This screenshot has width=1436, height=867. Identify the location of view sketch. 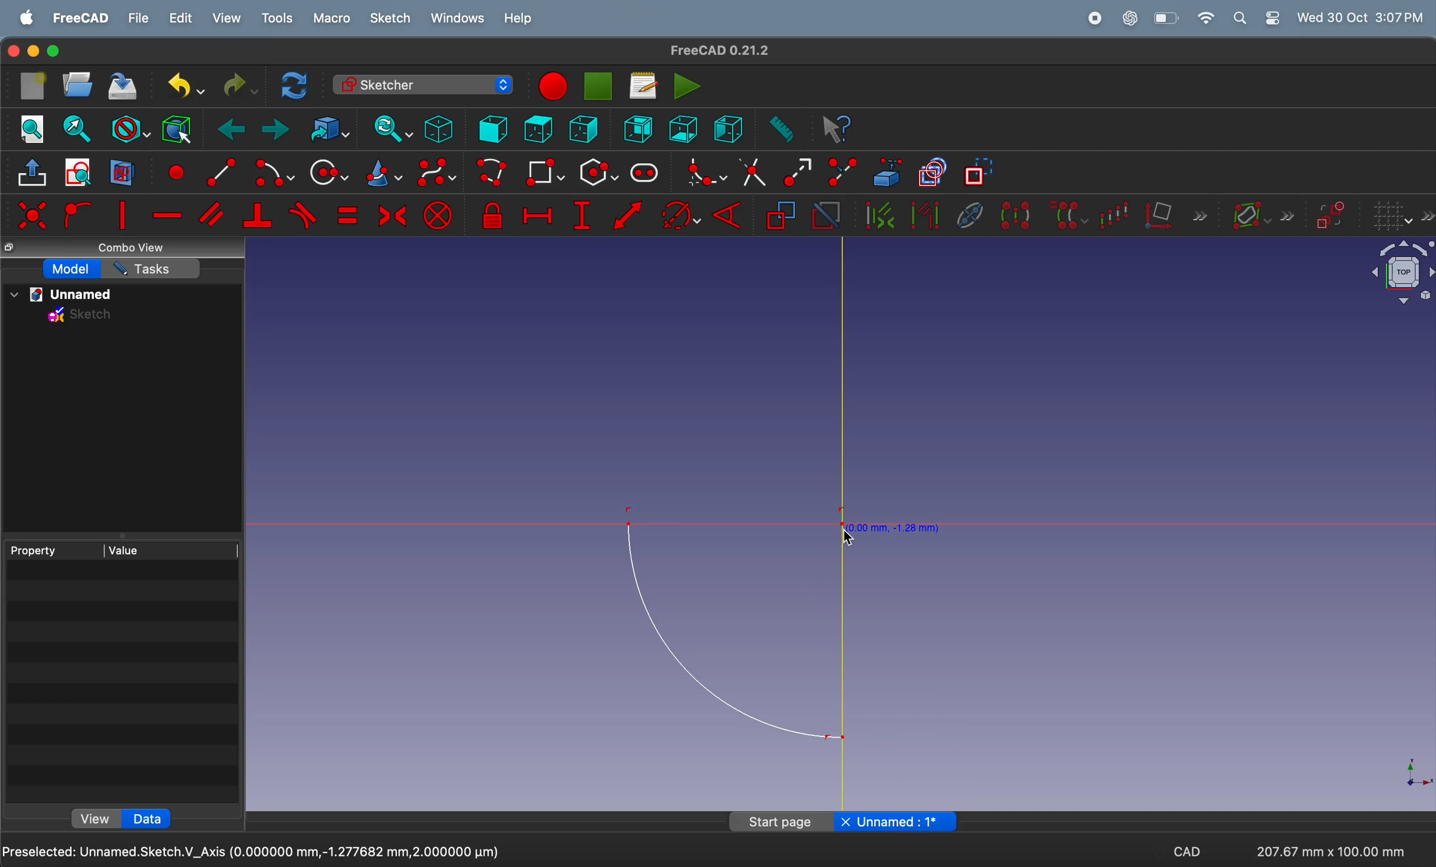
(81, 173).